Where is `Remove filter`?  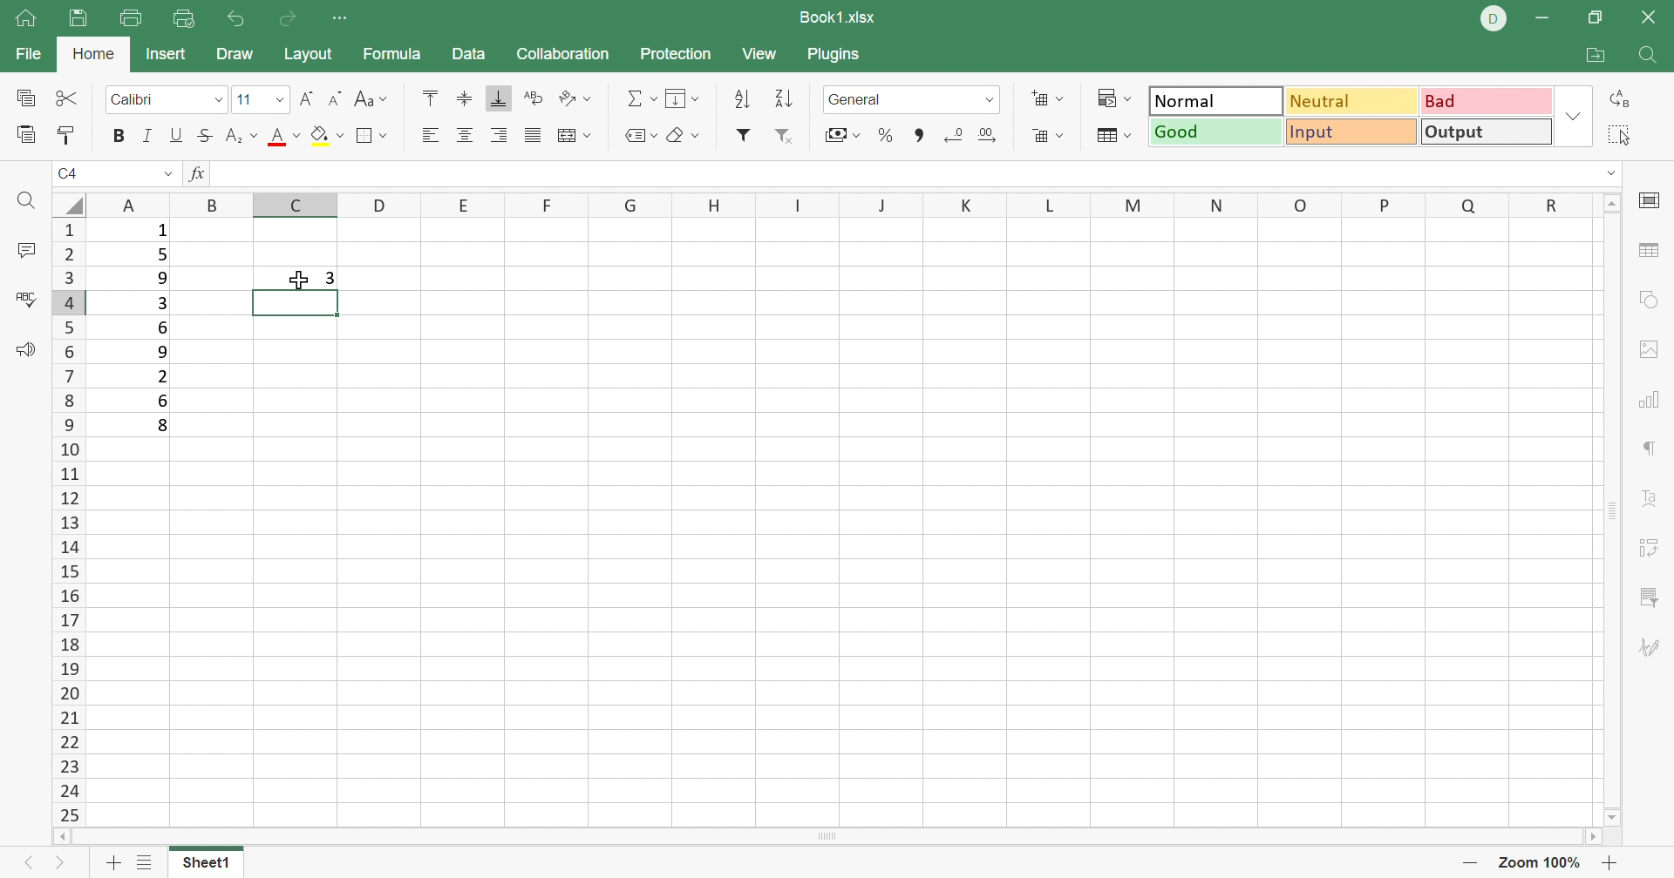 Remove filter is located at coordinates (787, 135).